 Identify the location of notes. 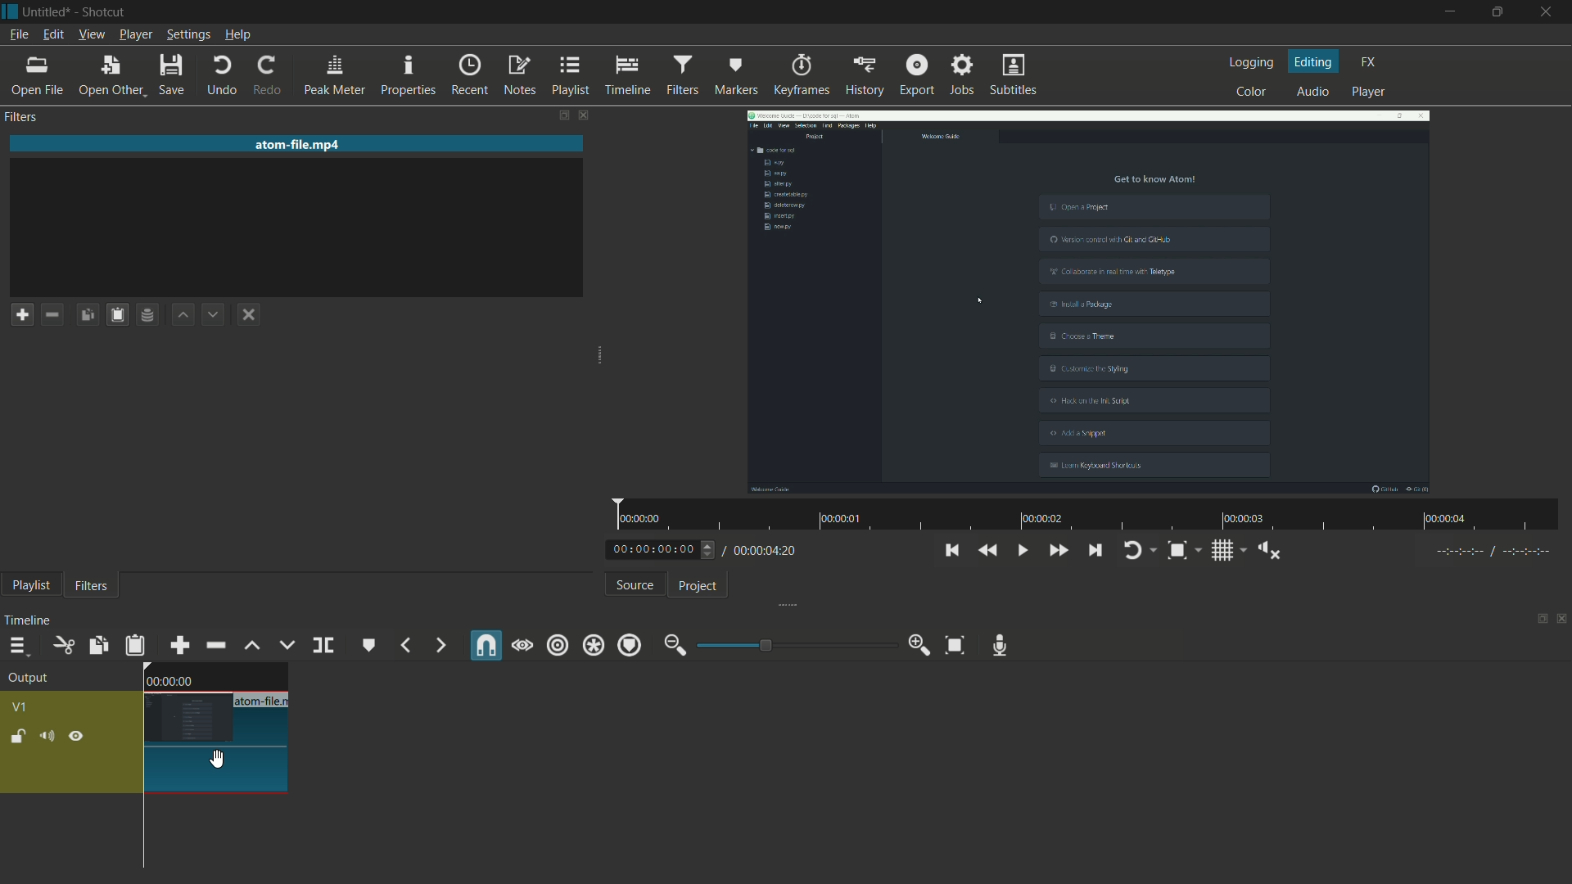
(517, 74).